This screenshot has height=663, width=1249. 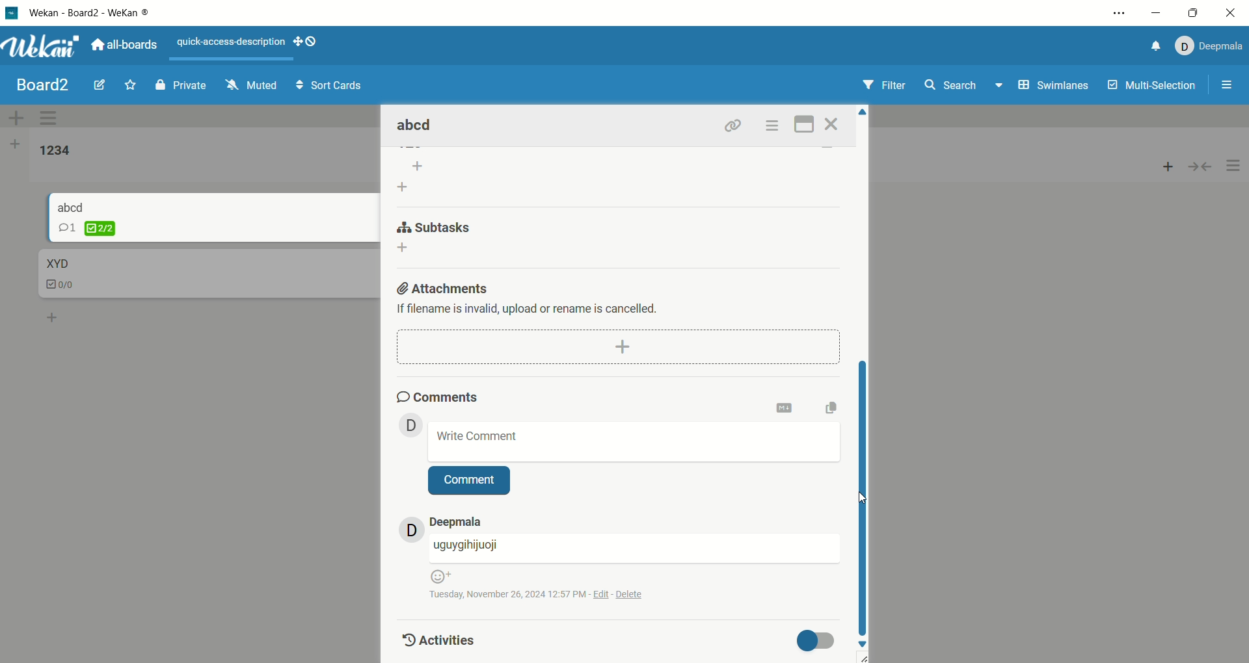 I want to click on maximize, so click(x=805, y=123).